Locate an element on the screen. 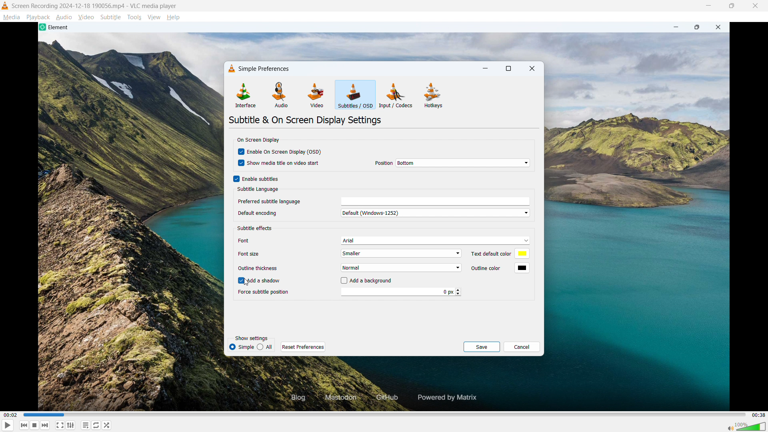  Add background is located at coordinates (372, 281).